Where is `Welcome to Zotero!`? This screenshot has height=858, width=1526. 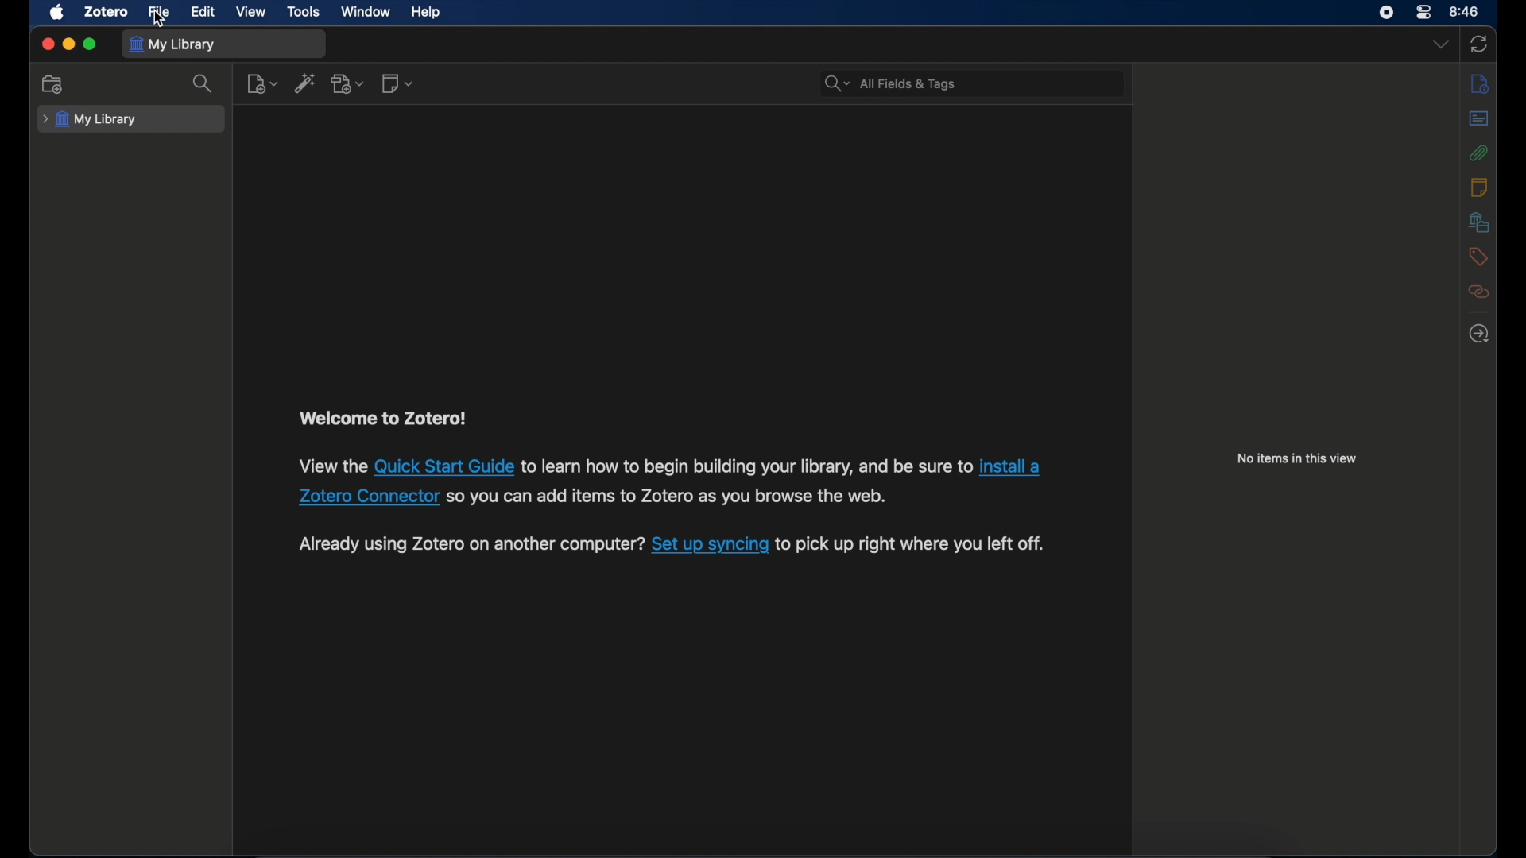
Welcome to Zotero! is located at coordinates (391, 418).